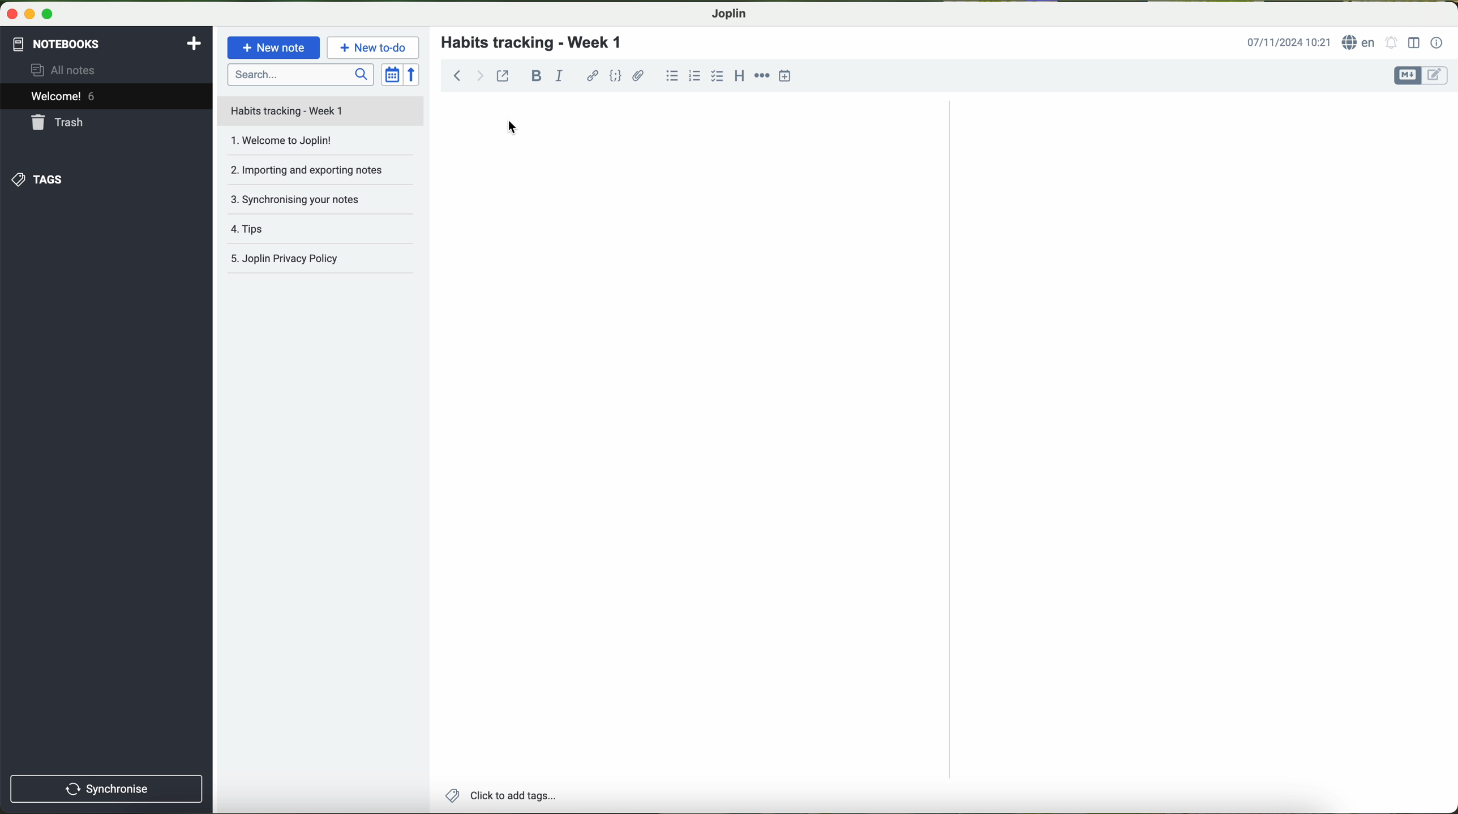  Describe the element at coordinates (762, 76) in the screenshot. I see `horizontal rule` at that location.